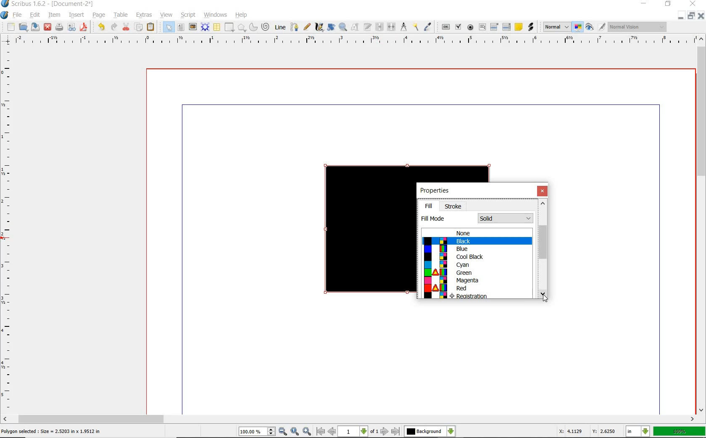  What do you see at coordinates (214, 15) in the screenshot?
I see `windows` at bounding box center [214, 15].